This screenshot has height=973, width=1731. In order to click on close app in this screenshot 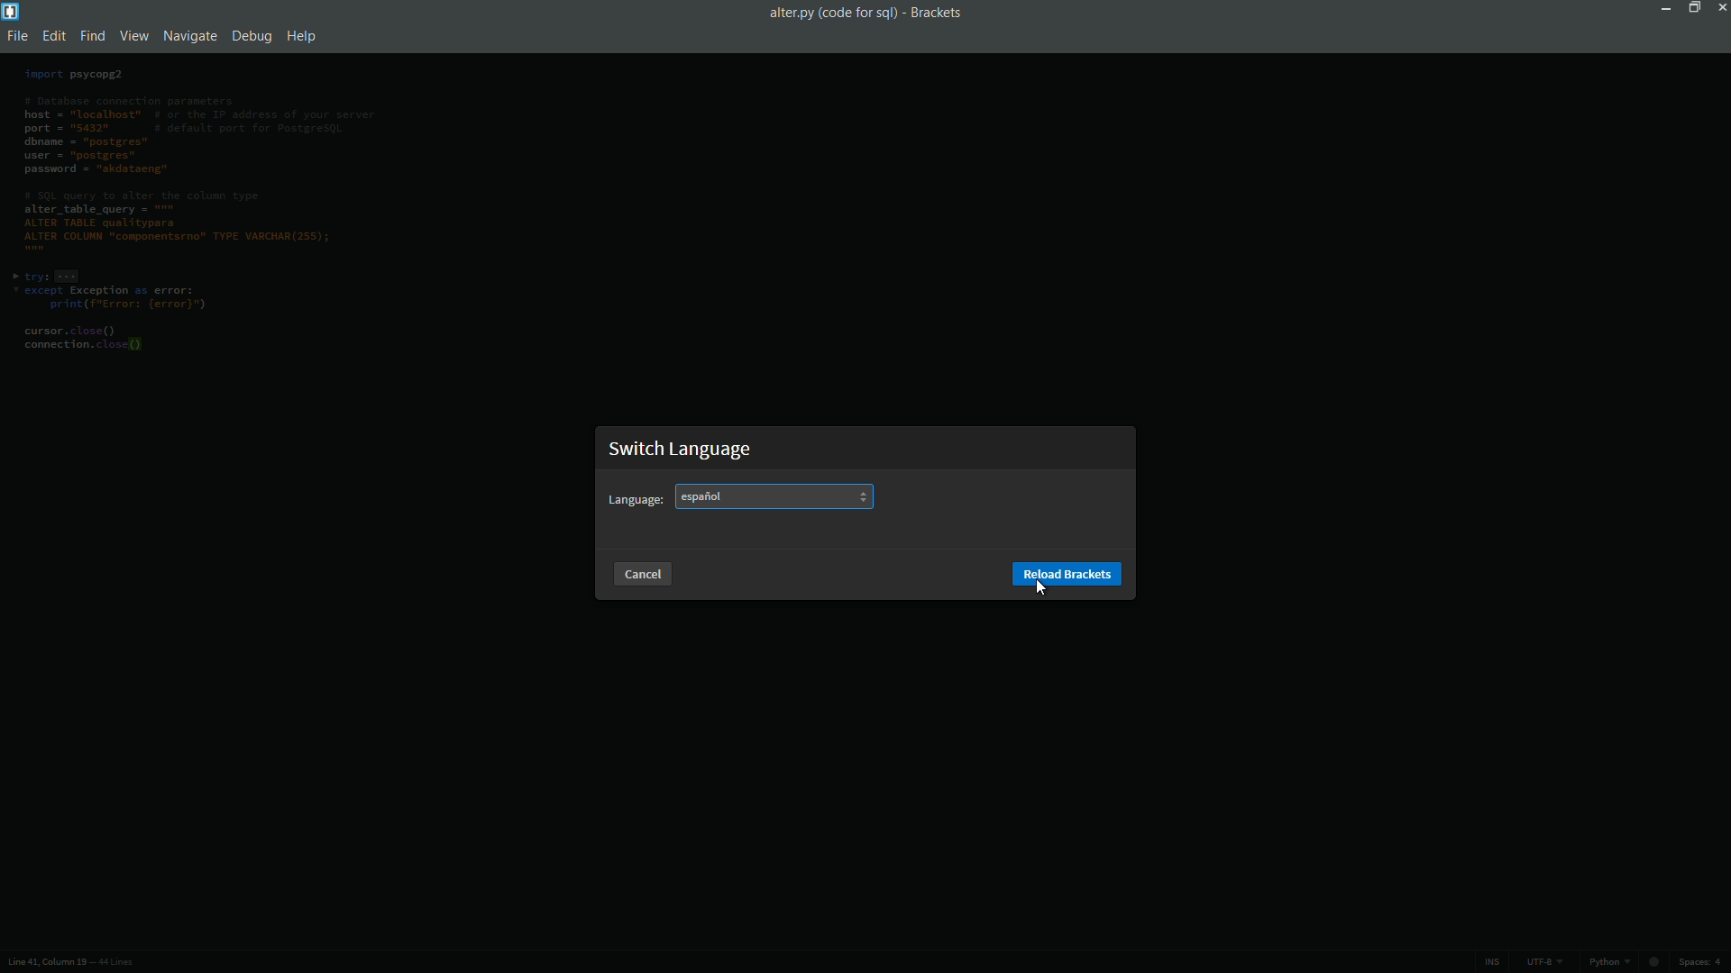, I will do `click(1720, 10)`.